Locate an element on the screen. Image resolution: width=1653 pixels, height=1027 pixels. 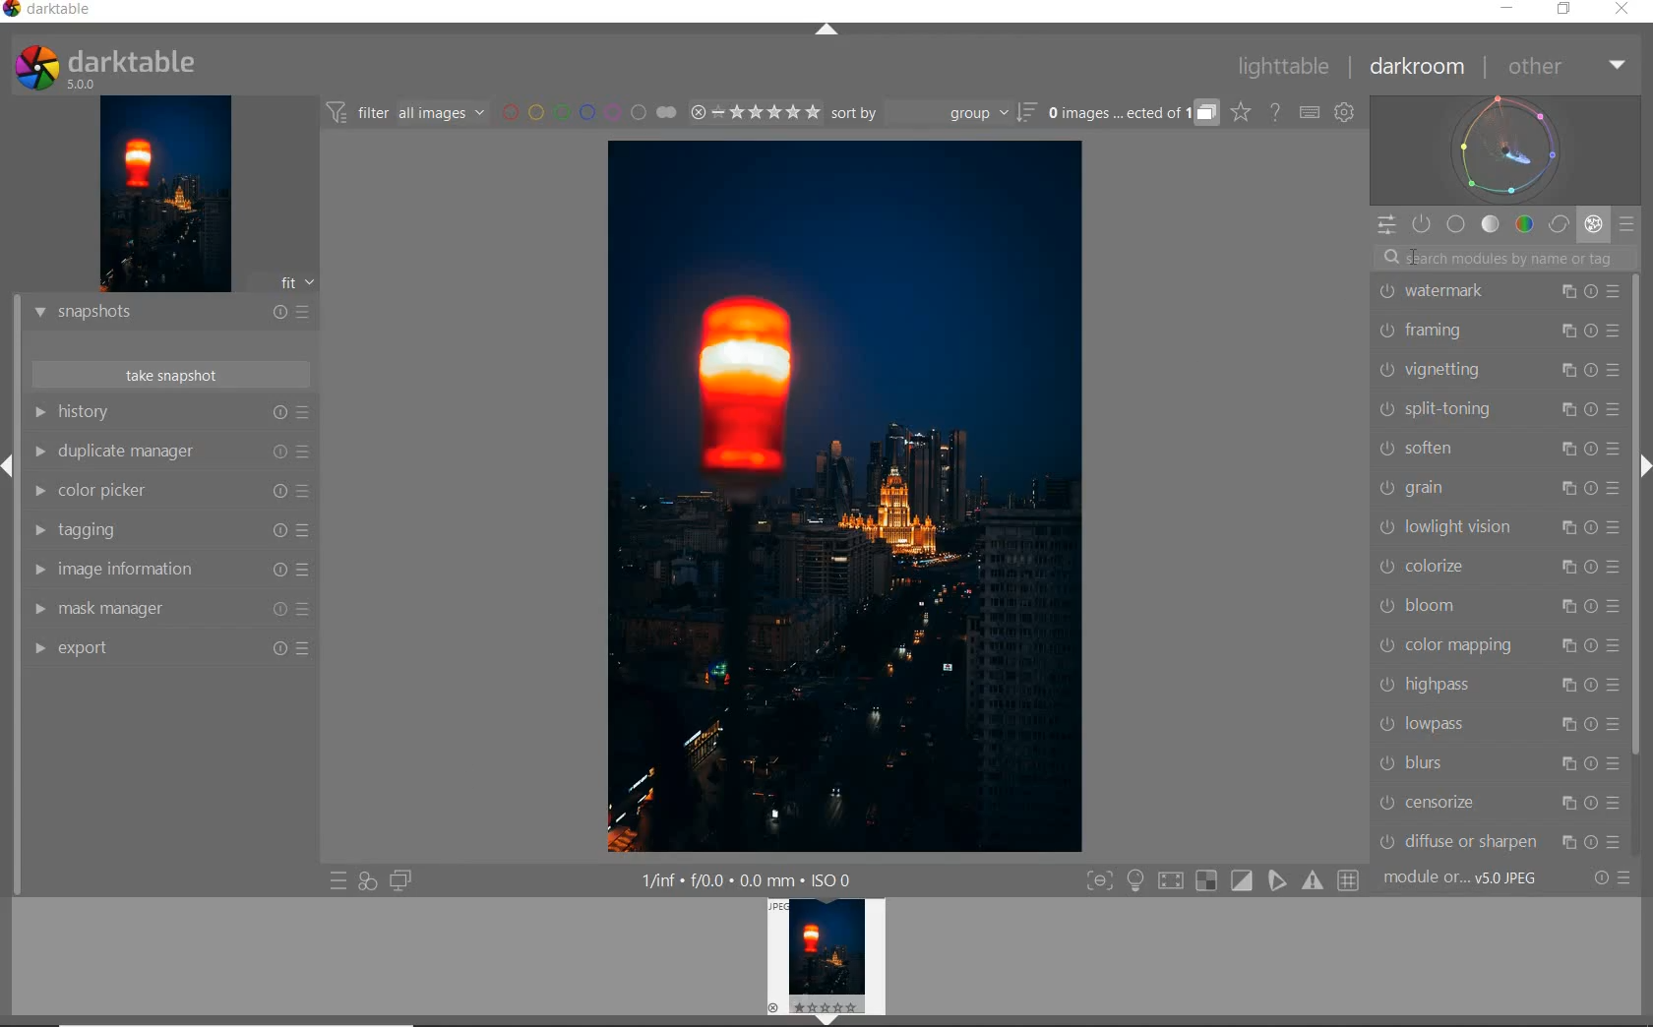
Preset and reset is located at coordinates (1616, 568).